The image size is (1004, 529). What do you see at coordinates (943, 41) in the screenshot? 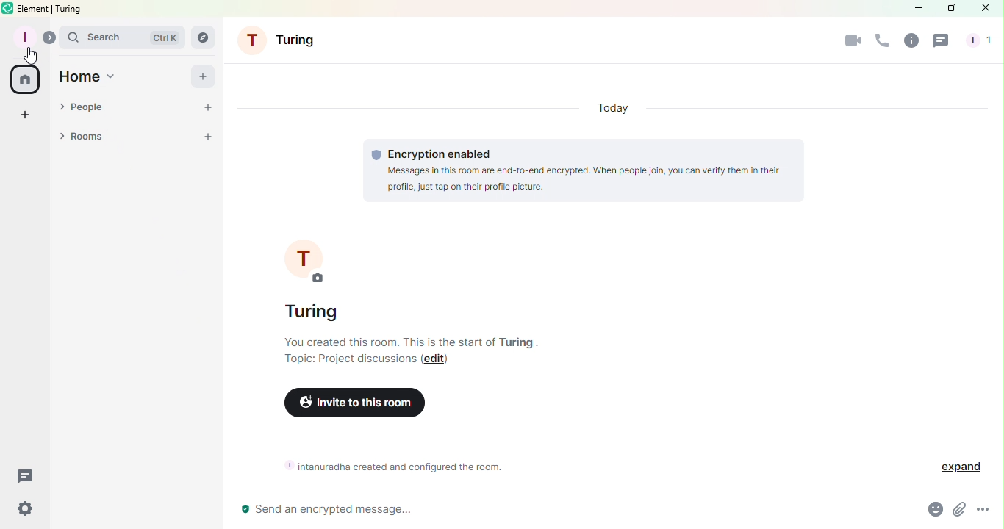
I see `Threads` at bounding box center [943, 41].